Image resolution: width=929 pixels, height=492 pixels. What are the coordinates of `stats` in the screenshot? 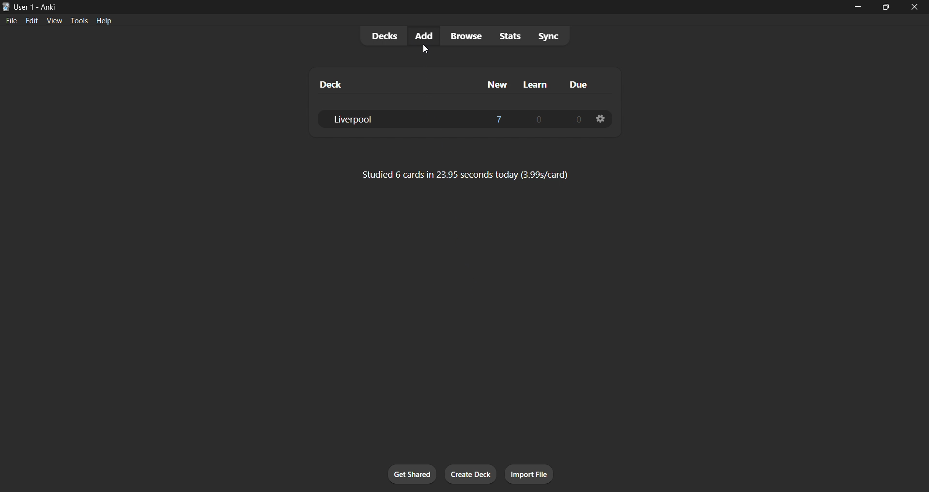 It's located at (512, 36).